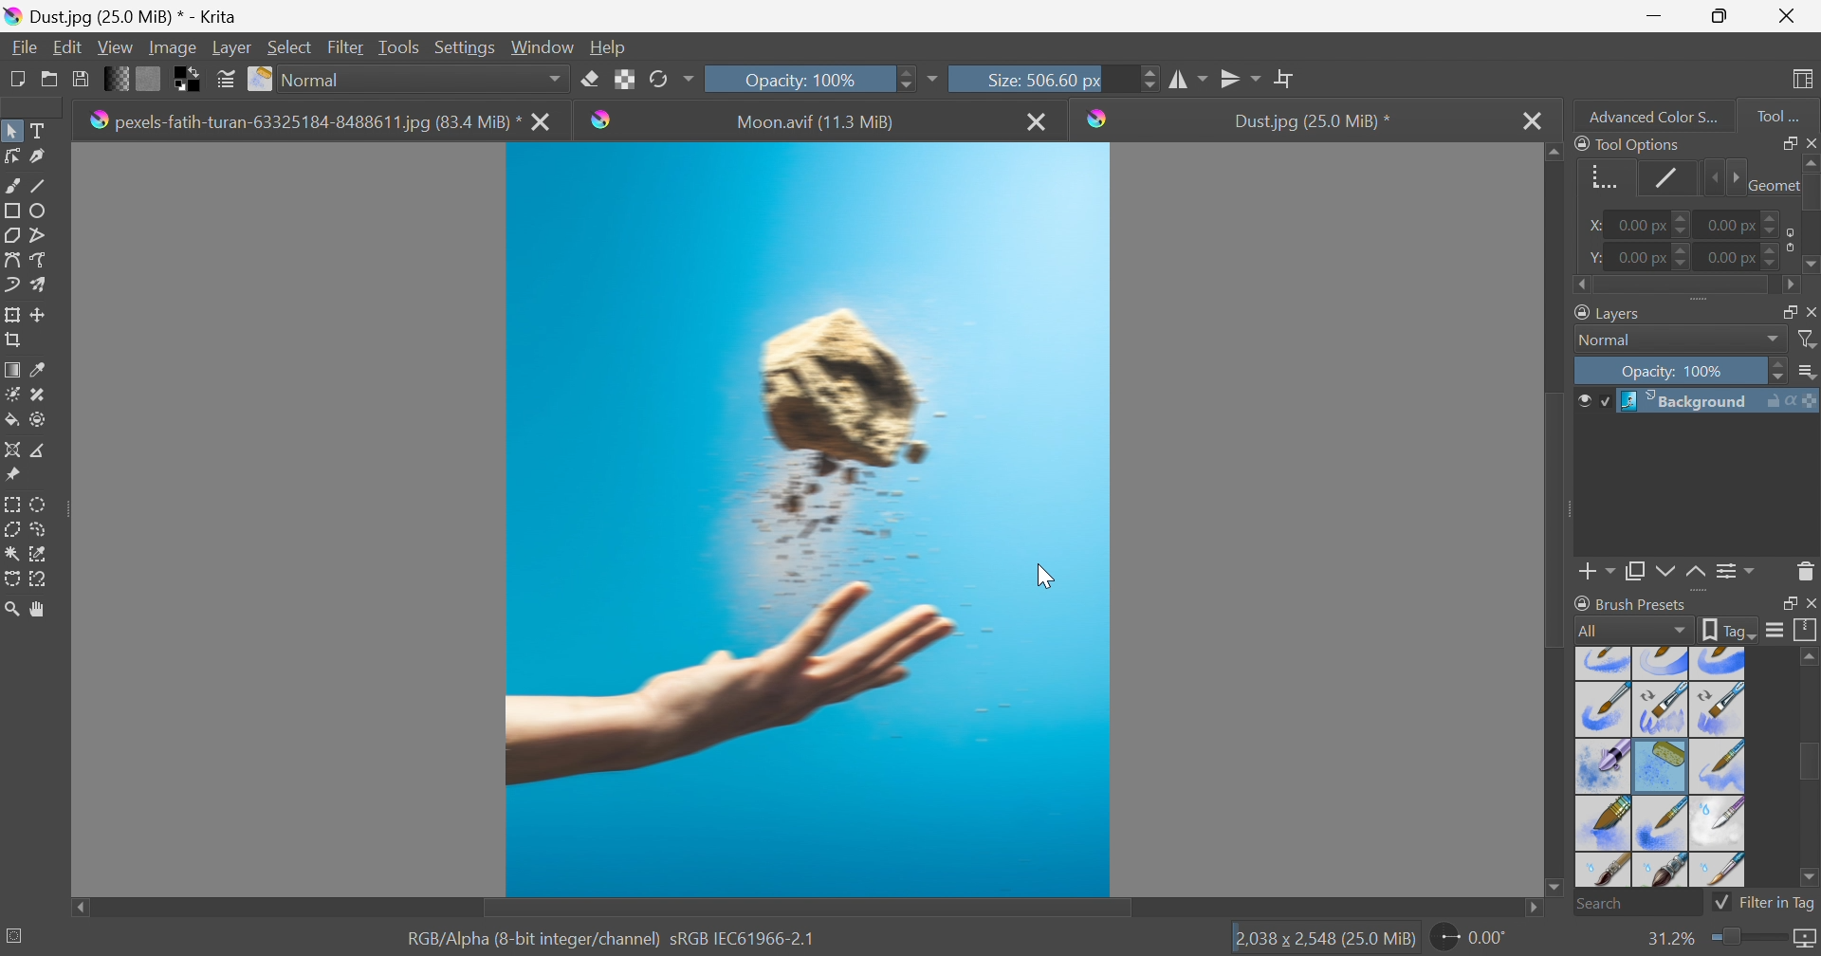  I want to click on Create new document, so click(15, 79).